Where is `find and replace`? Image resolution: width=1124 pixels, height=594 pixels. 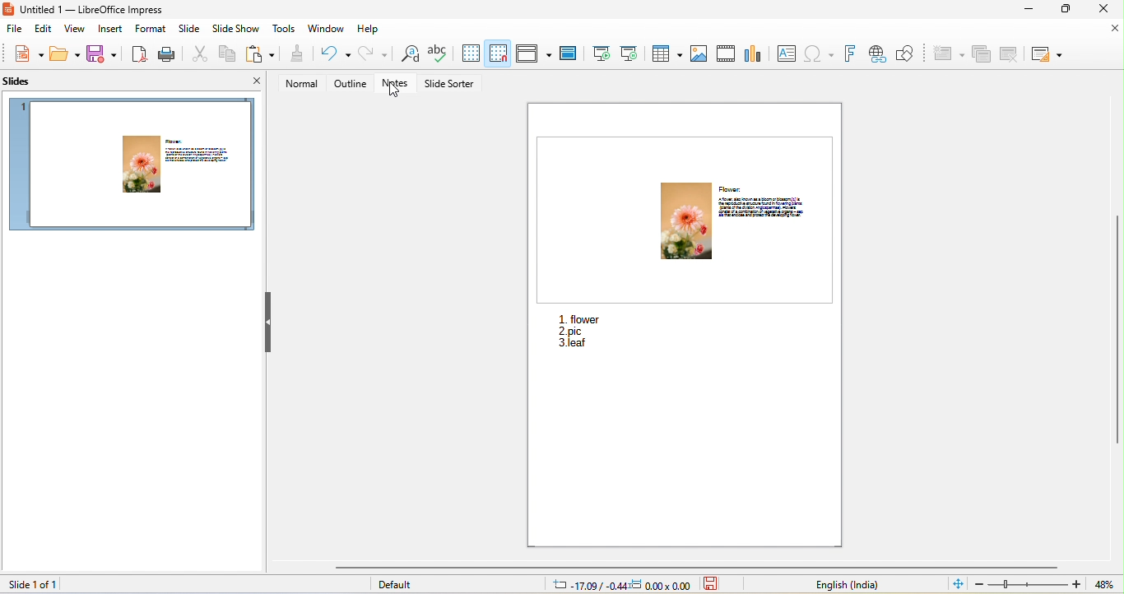
find and replace is located at coordinates (409, 53).